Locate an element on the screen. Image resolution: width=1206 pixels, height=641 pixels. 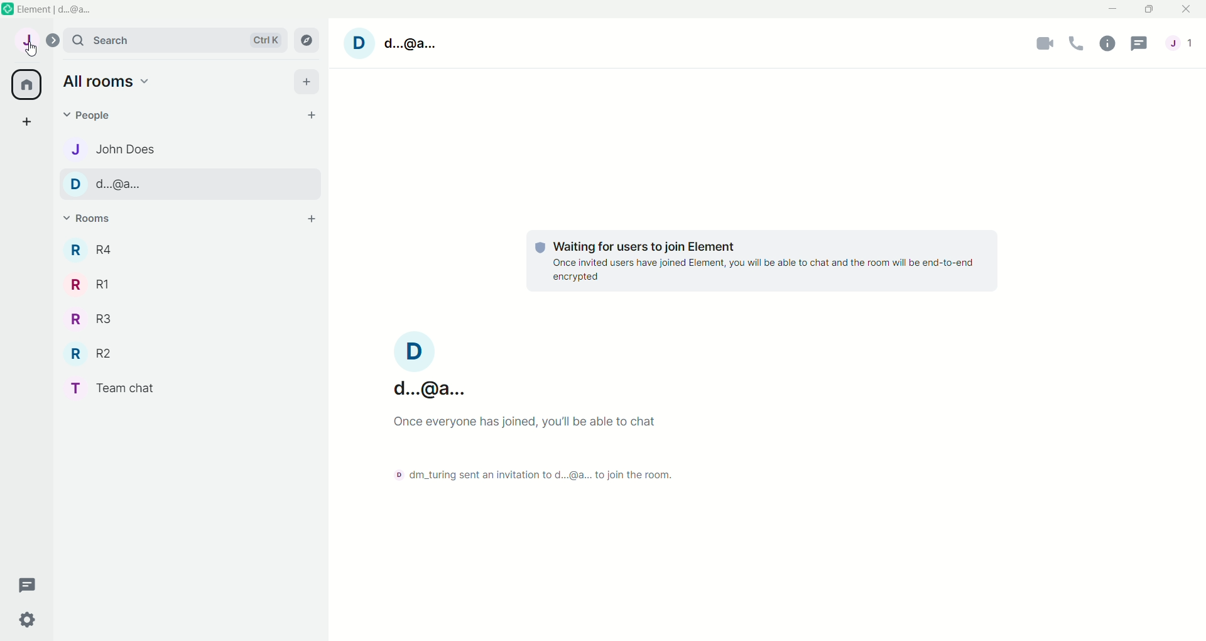
Create a space is located at coordinates (24, 123).